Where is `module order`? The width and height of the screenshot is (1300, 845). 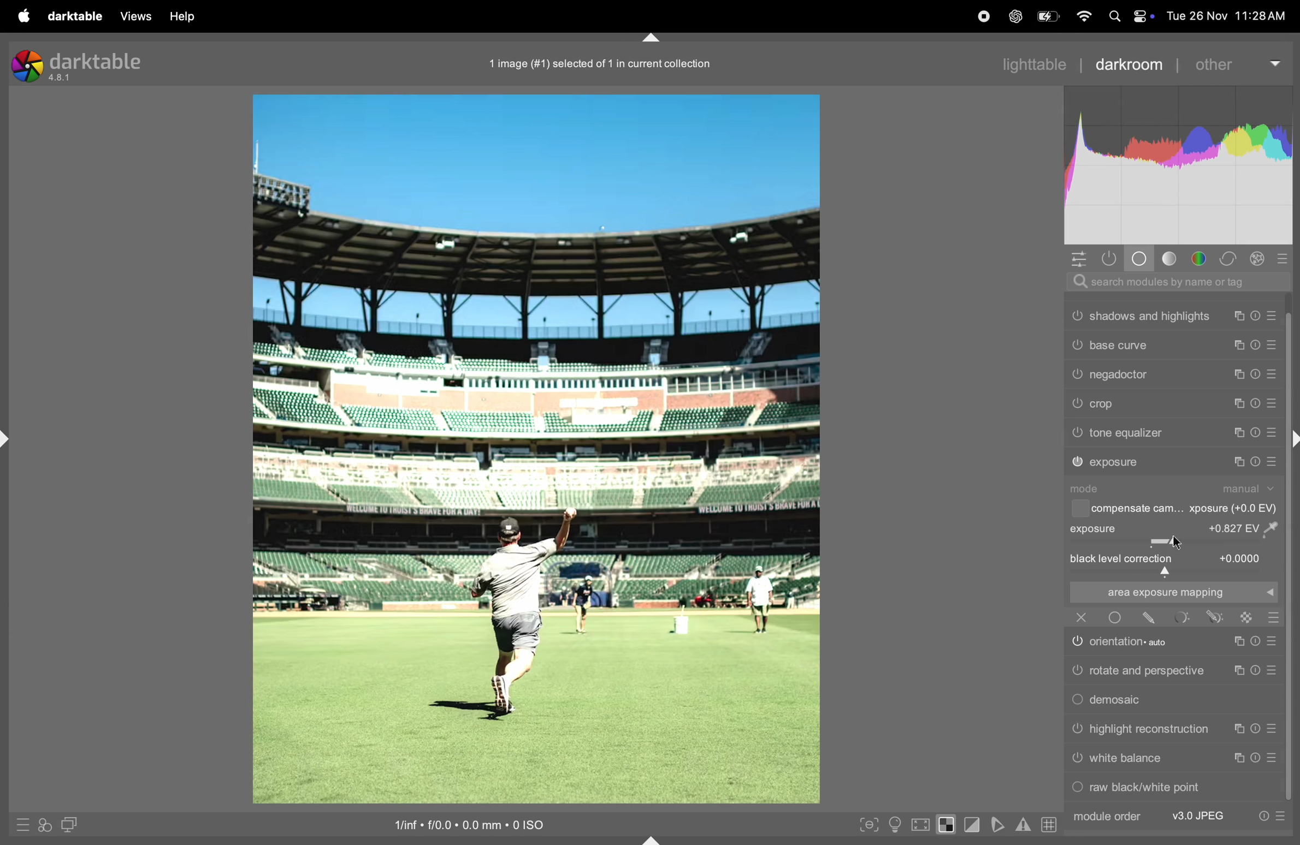 module order is located at coordinates (1106, 817).